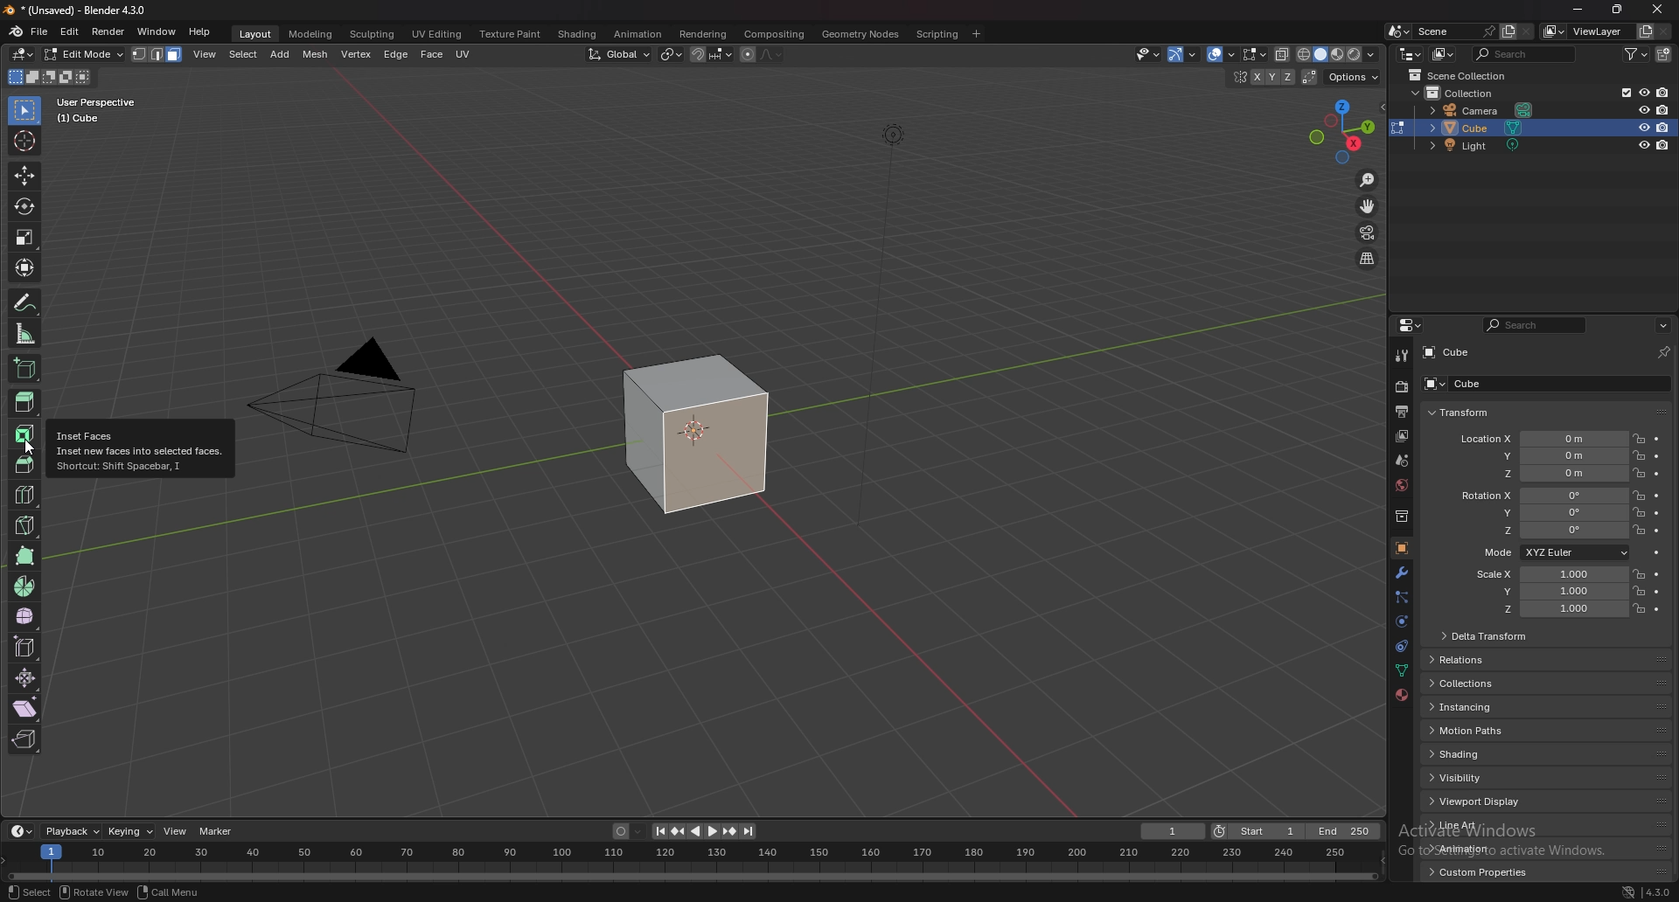  I want to click on current frame, so click(1174, 831).